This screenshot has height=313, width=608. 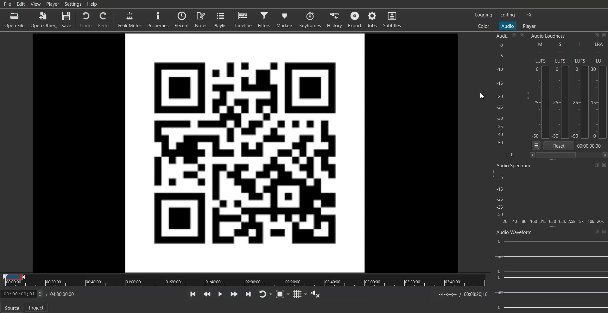 What do you see at coordinates (552, 161) in the screenshot?
I see `Window Adjuster` at bounding box center [552, 161].